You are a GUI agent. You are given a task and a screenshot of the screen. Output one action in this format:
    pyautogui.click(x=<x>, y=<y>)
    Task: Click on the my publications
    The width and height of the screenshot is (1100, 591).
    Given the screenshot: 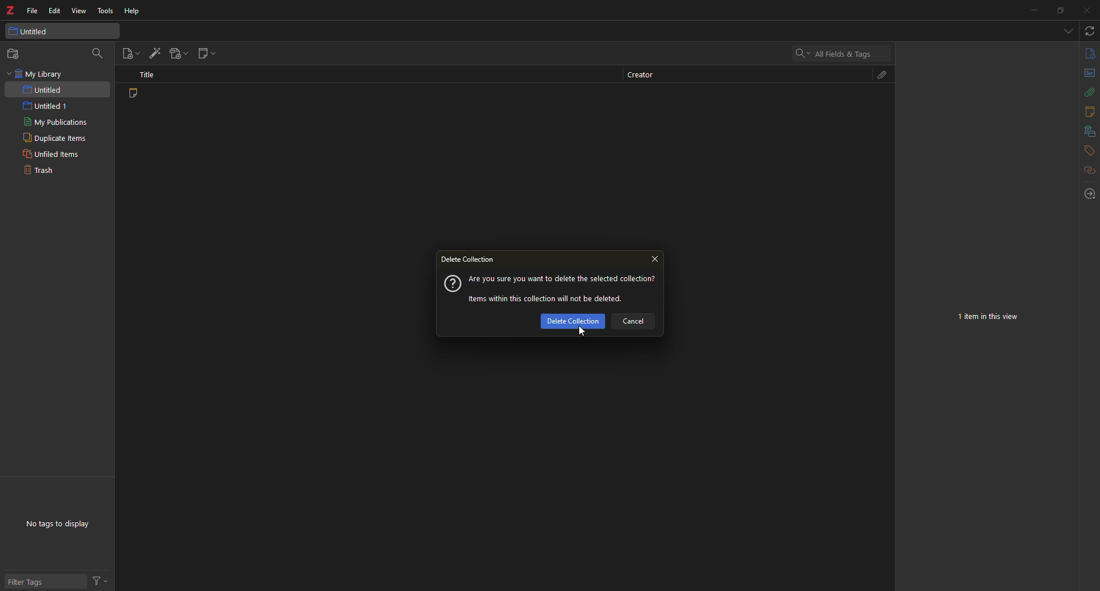 What is the action you would take?
    pyautogui.click(x=57, y=122)
    